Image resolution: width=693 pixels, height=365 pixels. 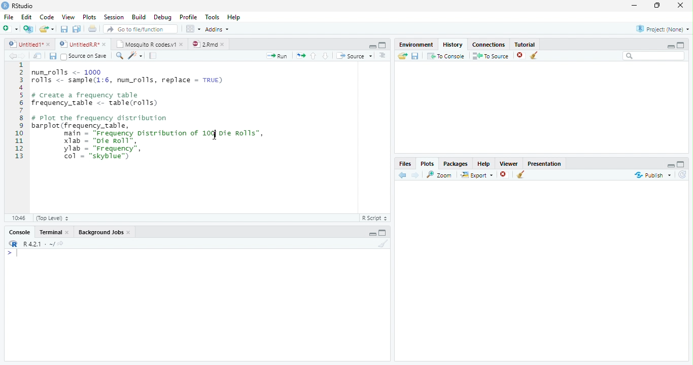 What do you see at coordinates (19, 232) in the screenshot?
I see `Console` at bounding box center [19, 232].